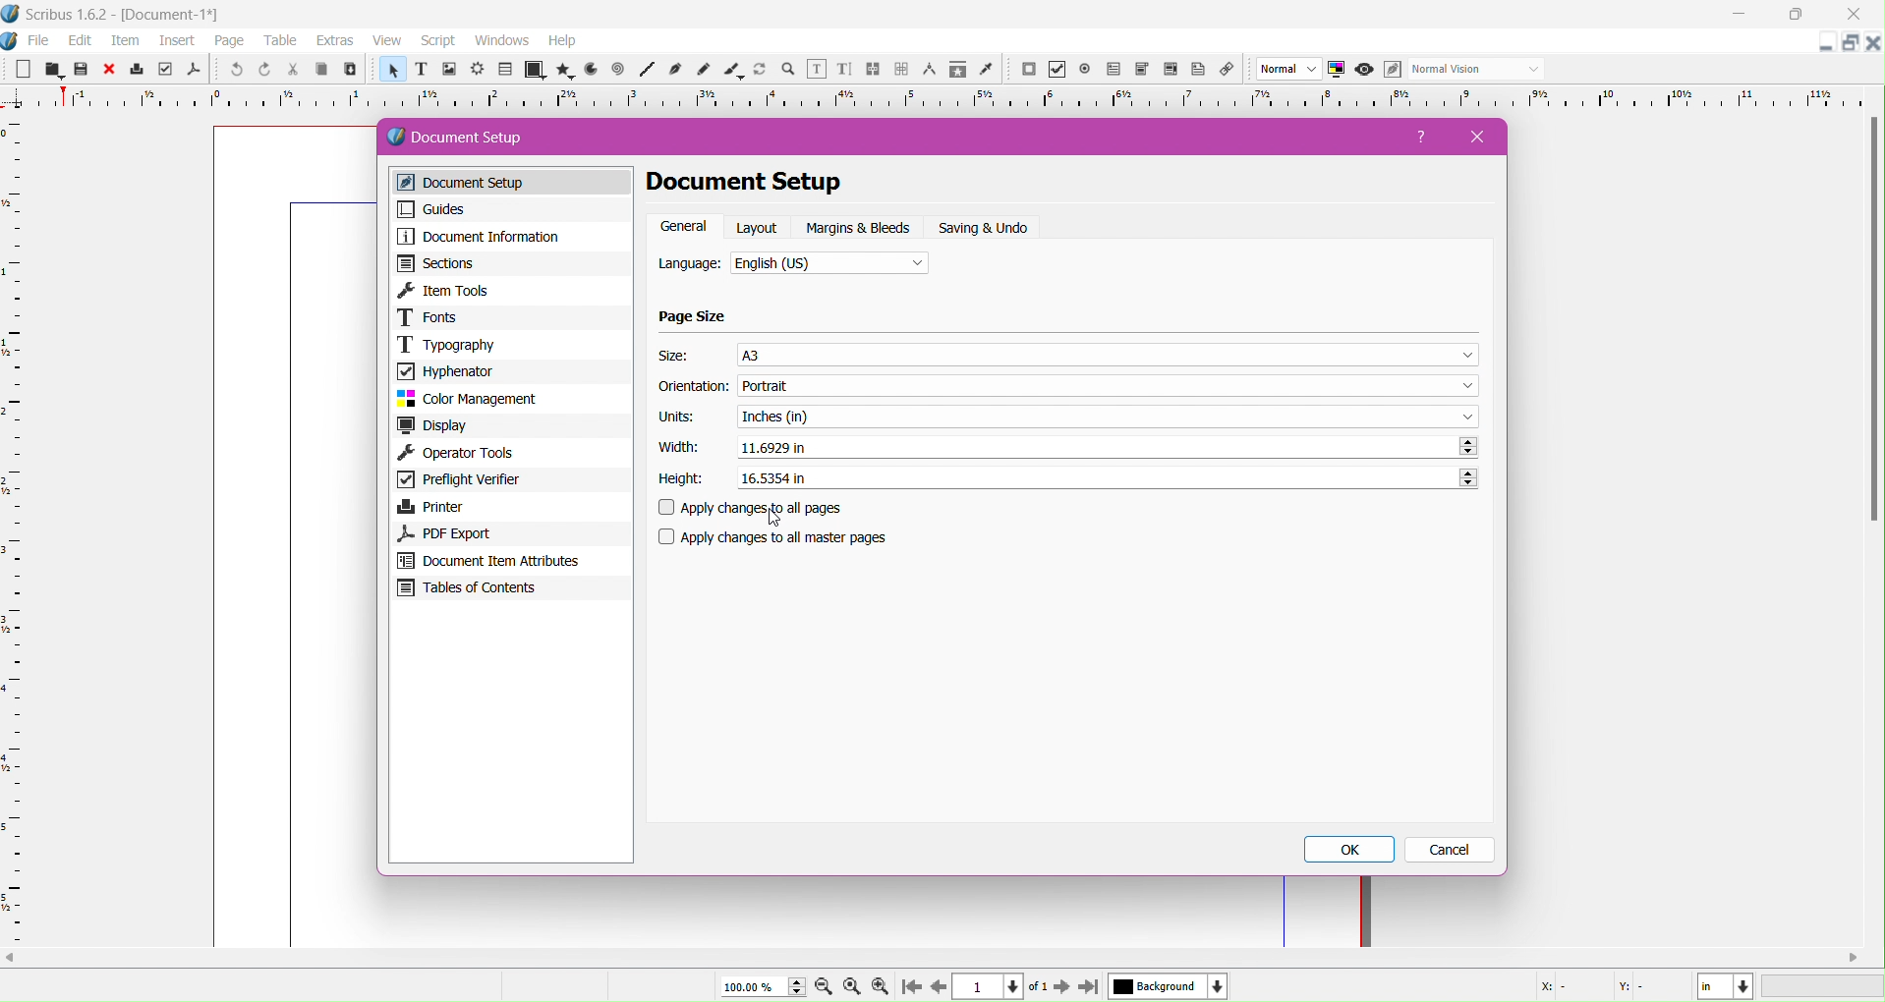  I want to click on spiral, so click(618, 70).